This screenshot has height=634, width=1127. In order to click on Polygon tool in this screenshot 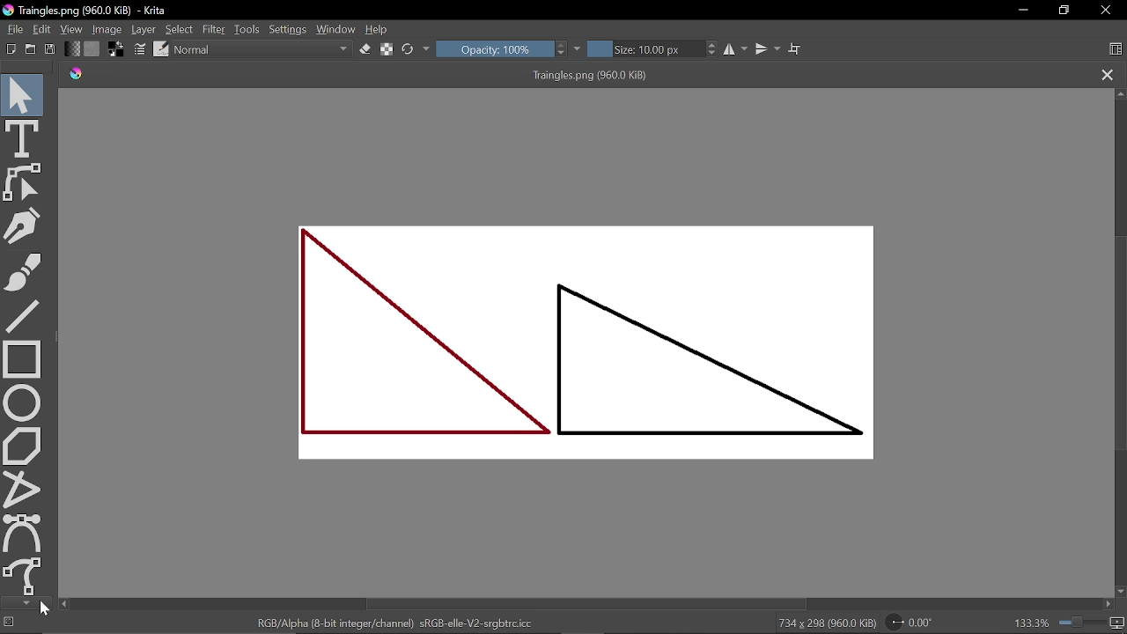, I will do `click(21, 446)`.